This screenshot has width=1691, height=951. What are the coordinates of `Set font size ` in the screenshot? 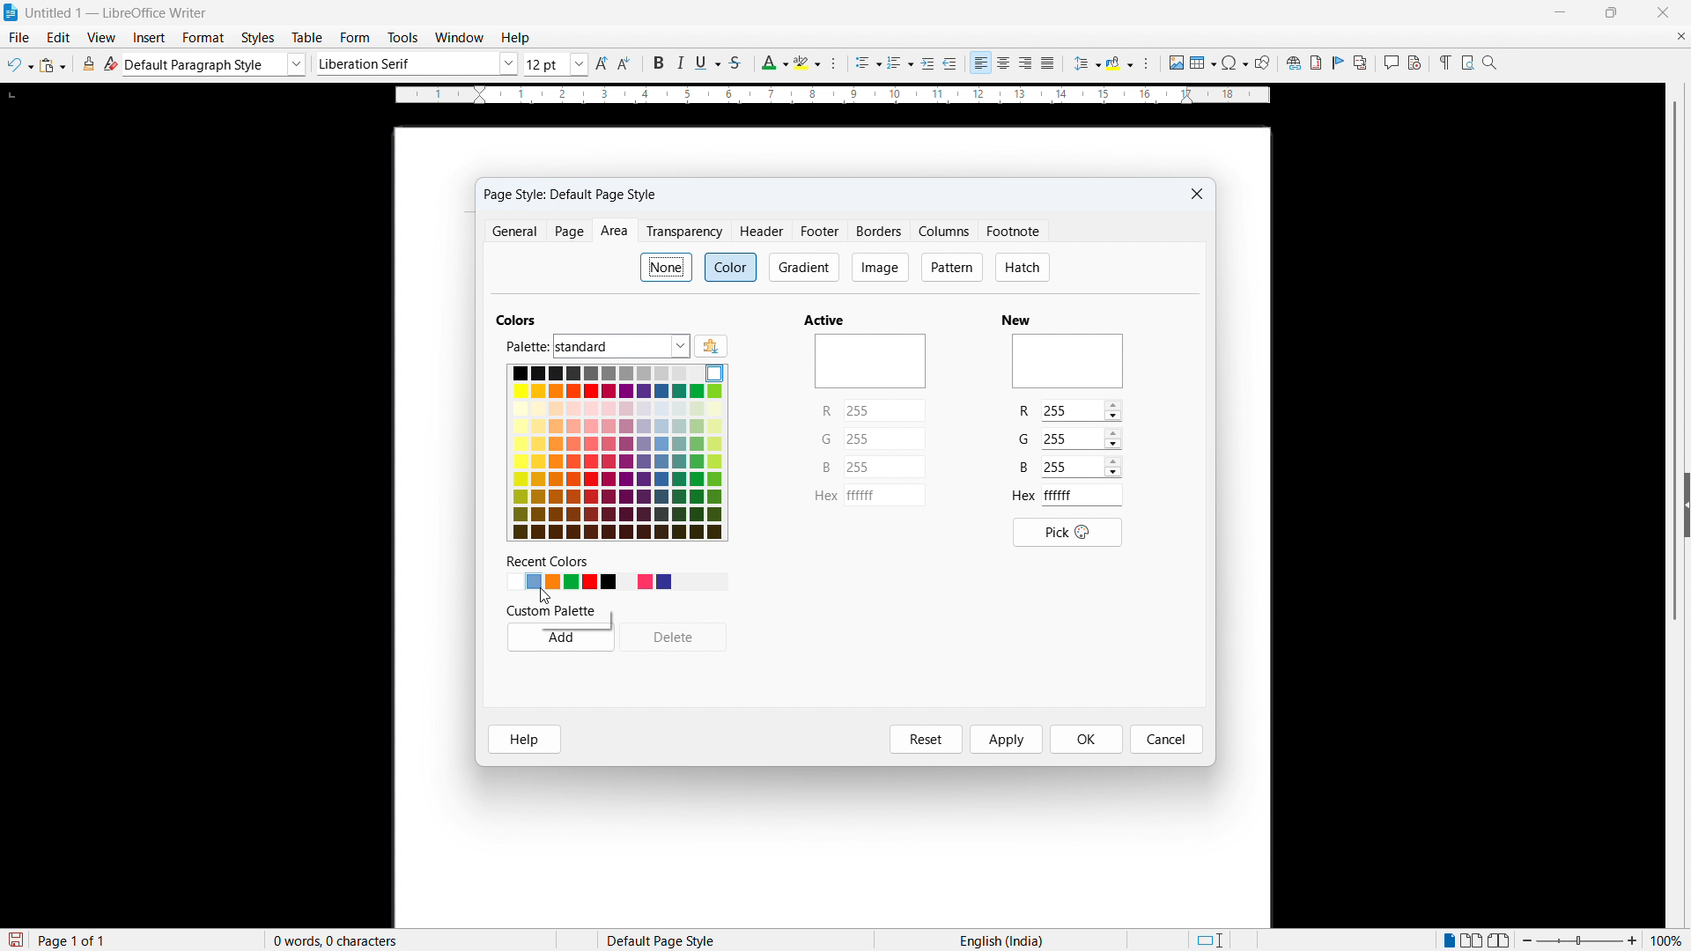 It's located at (557, 64).